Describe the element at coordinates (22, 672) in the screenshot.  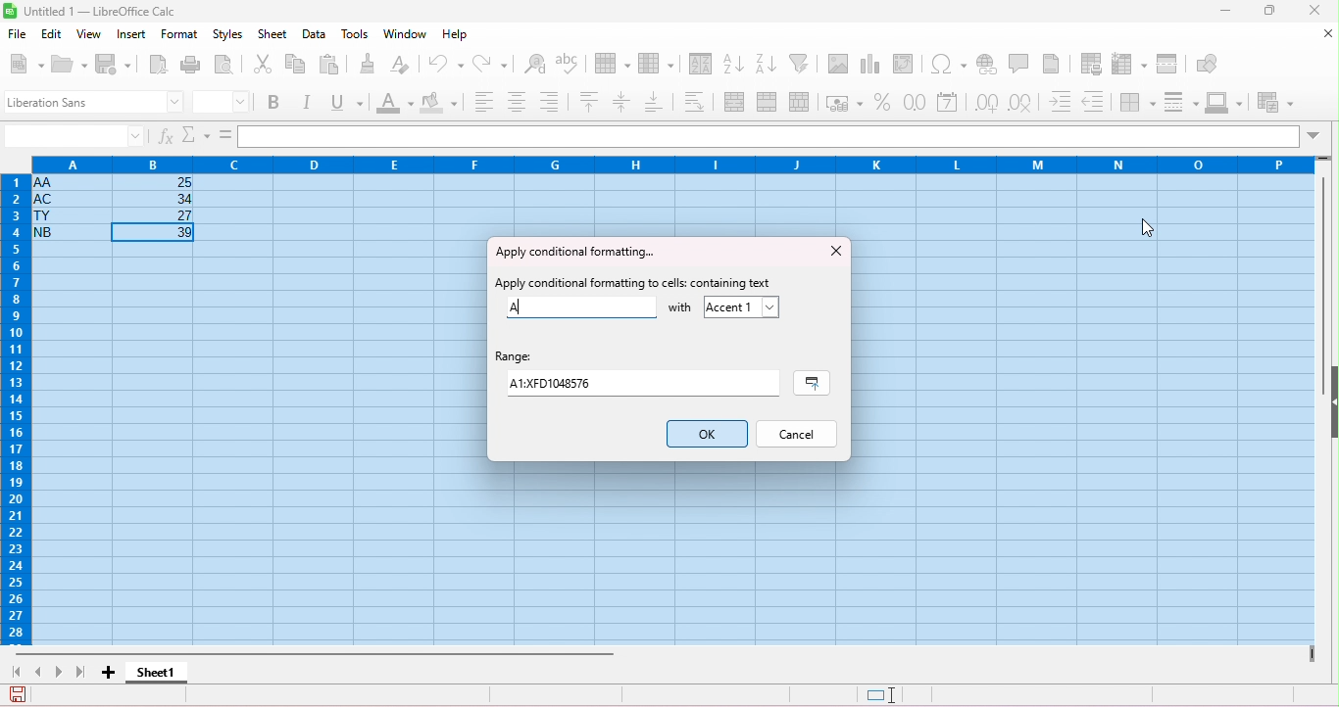
I see `first sheet` at that location.